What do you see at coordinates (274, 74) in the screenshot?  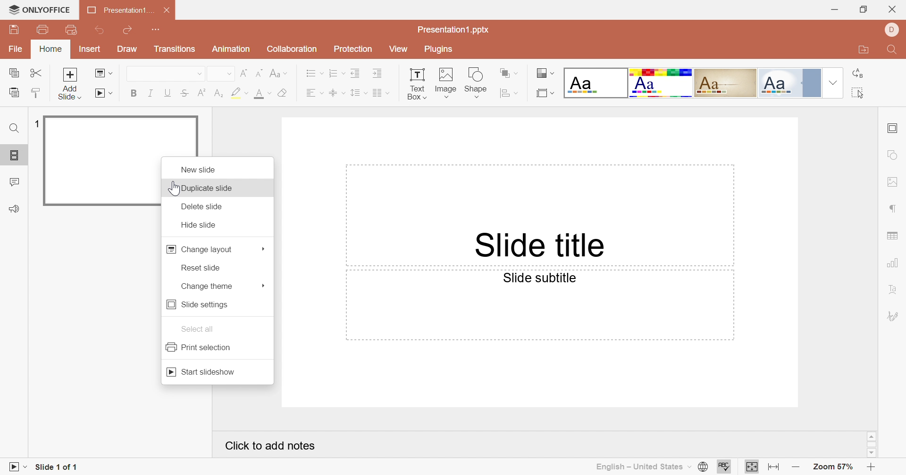 I see `Change case` at bounding box center [274, 74].